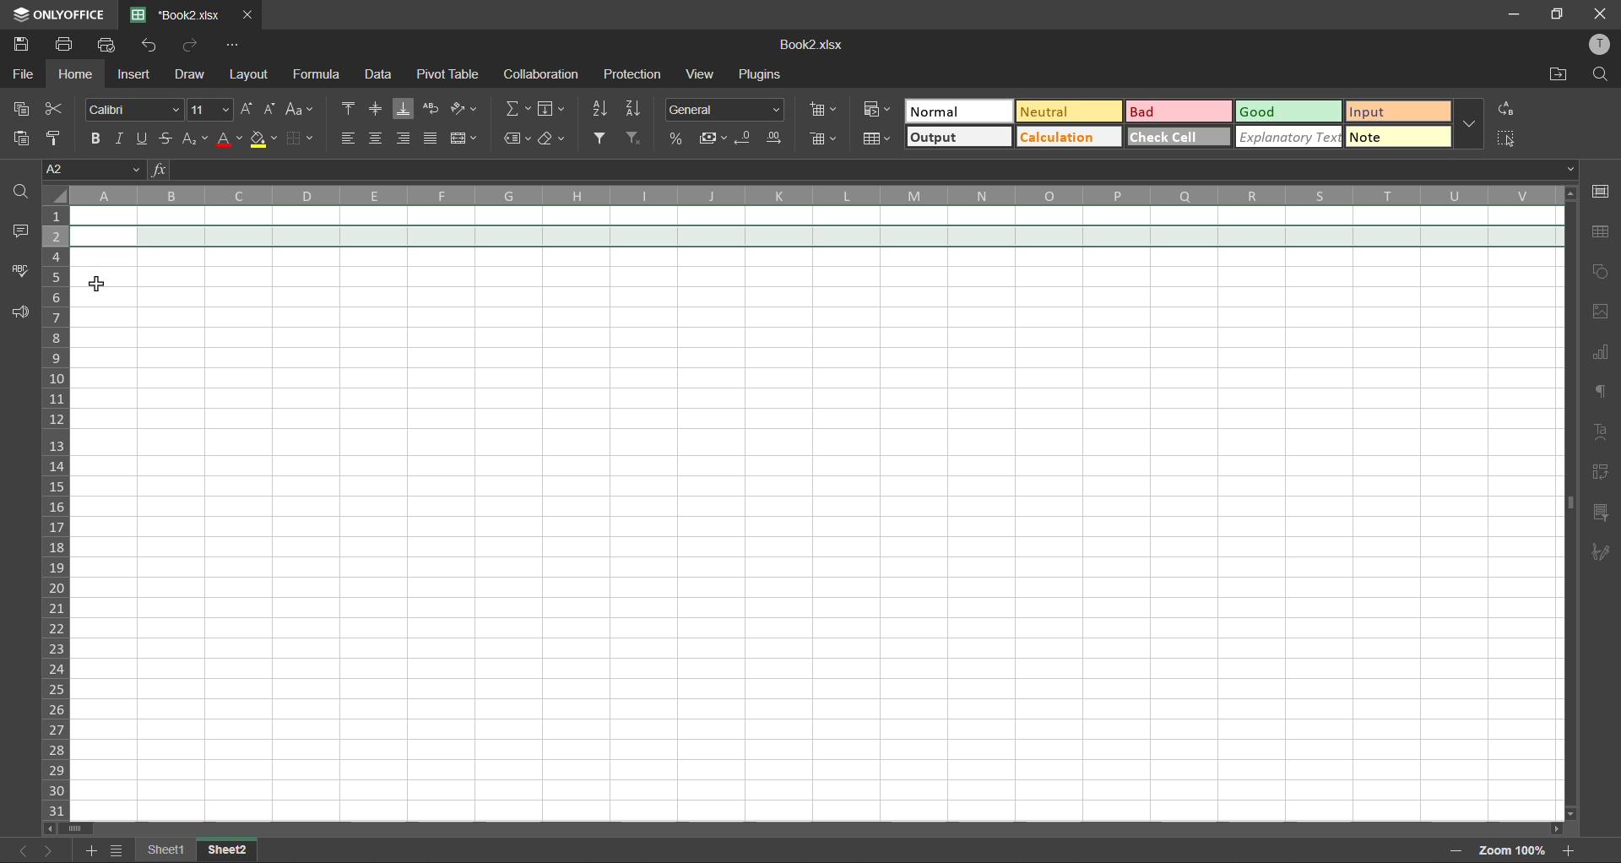  I want to click on copy style, so click(60, 138).